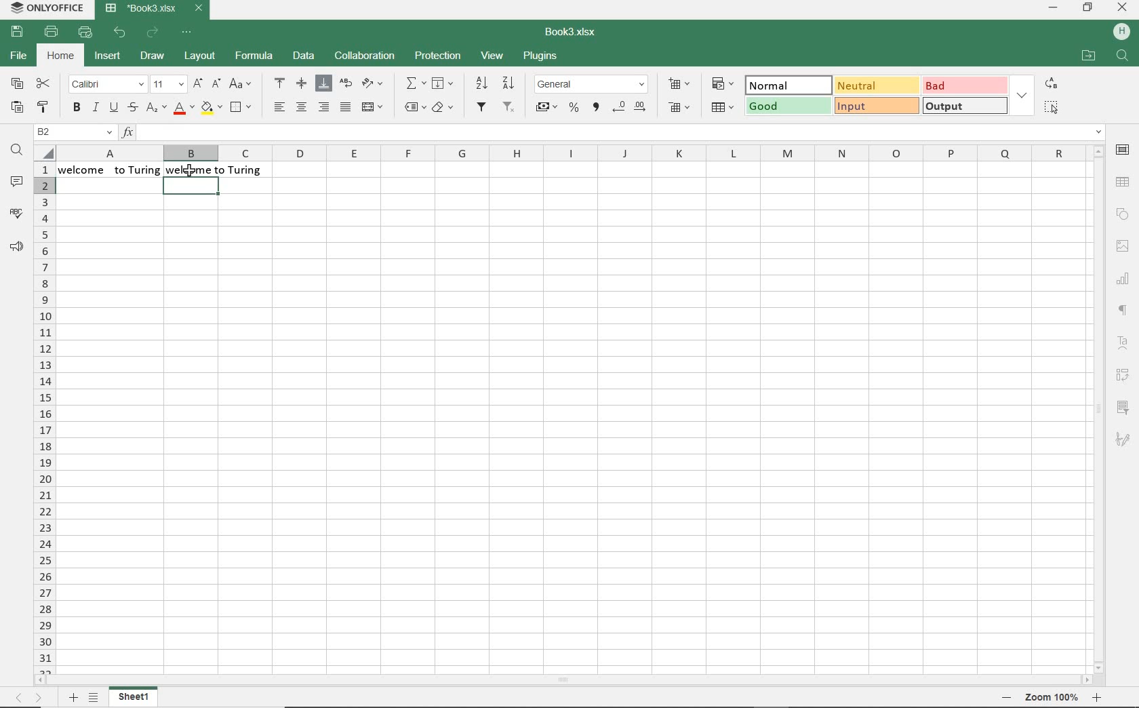 Image resolution: width=1139 pixels, height=708 pixels. I want to click on , so click(1125, 33).